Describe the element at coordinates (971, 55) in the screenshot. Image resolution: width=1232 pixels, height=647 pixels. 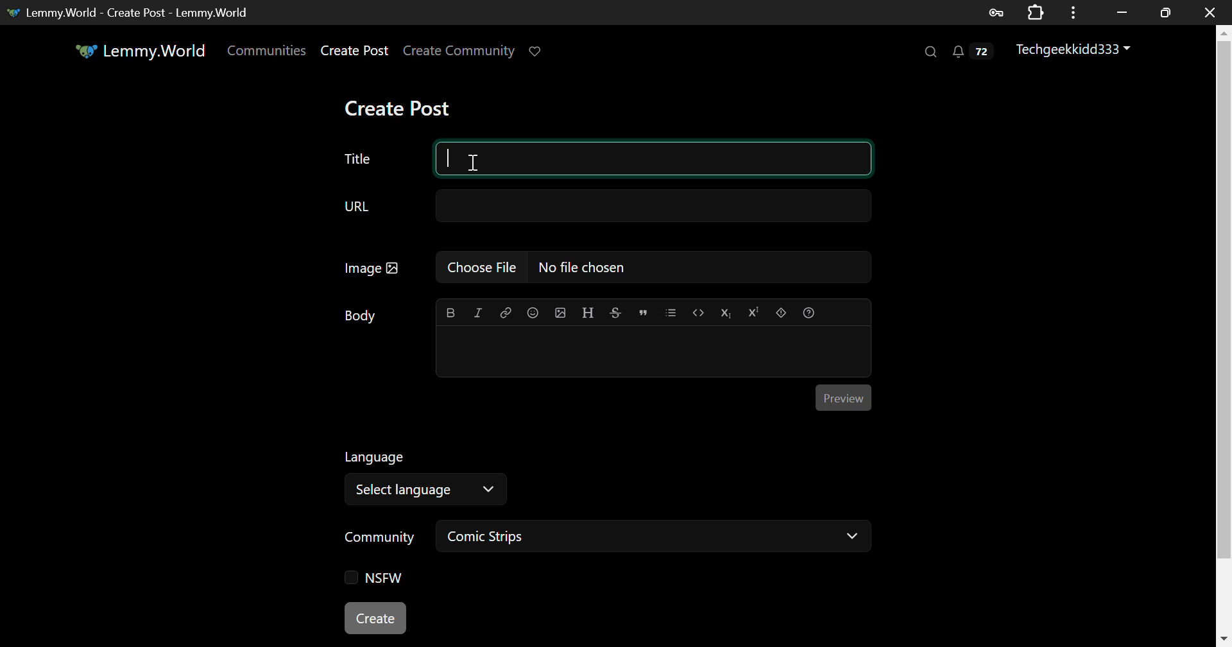
I see `Notifications` at that location.